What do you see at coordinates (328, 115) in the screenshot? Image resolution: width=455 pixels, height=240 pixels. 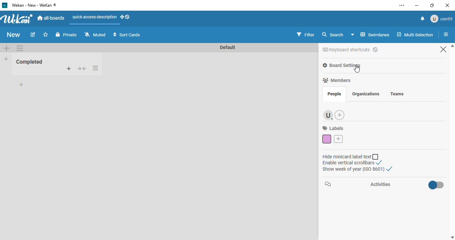 I see `user` at bounding box center [328, 115].